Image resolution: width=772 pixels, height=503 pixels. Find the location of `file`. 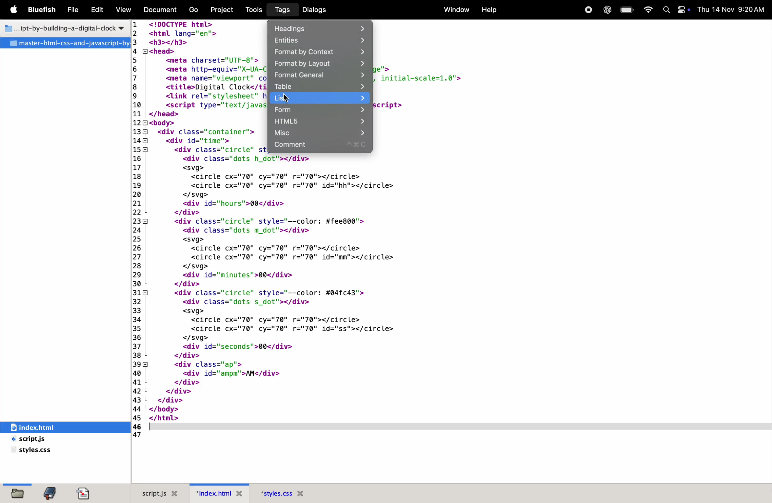

file is located at coordinates (18, 494).